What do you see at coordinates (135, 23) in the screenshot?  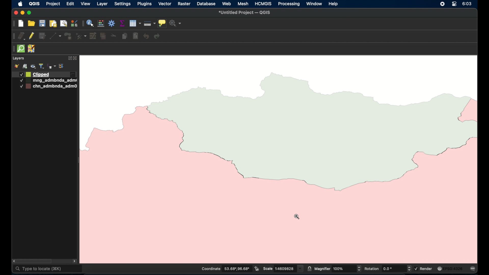 I see `open attribute table` at bounding box center [135, 23].